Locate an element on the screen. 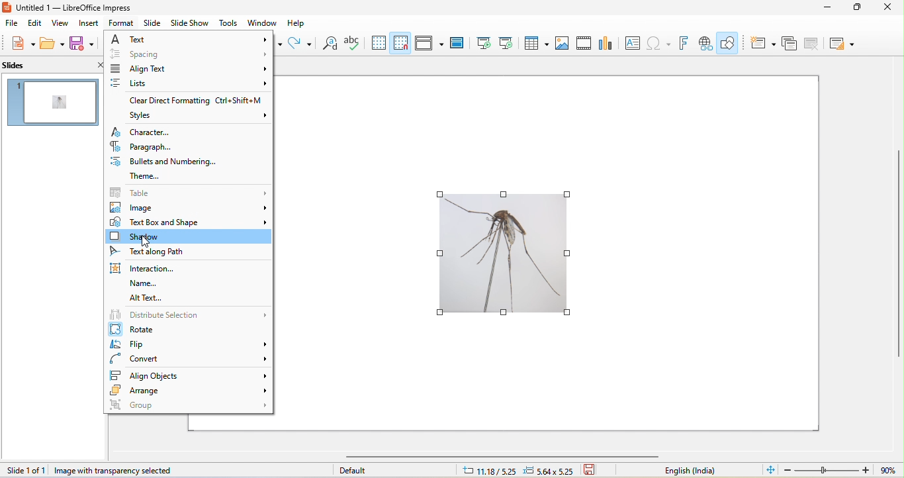 Image resolution: width=904 pixels, height=478 pixels. chart is located at coordinates (606, 44).